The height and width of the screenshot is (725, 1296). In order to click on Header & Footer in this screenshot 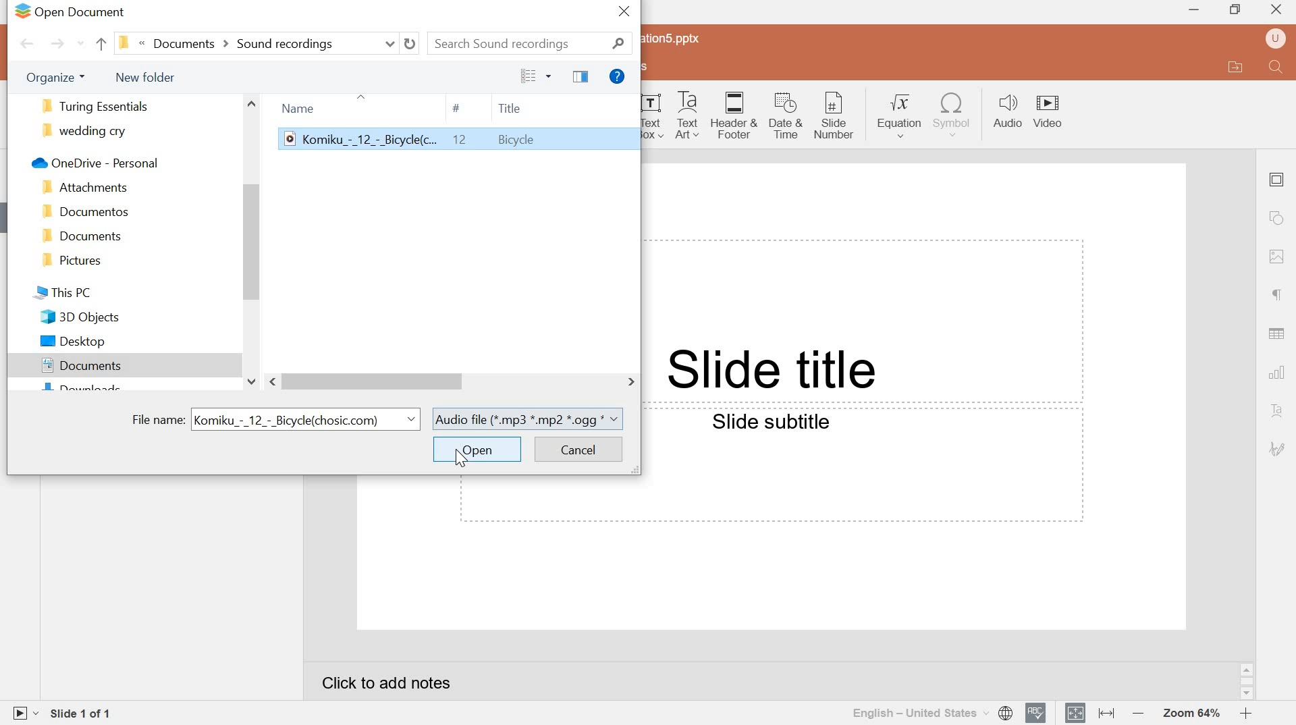, I will do `click(736, 116)`.